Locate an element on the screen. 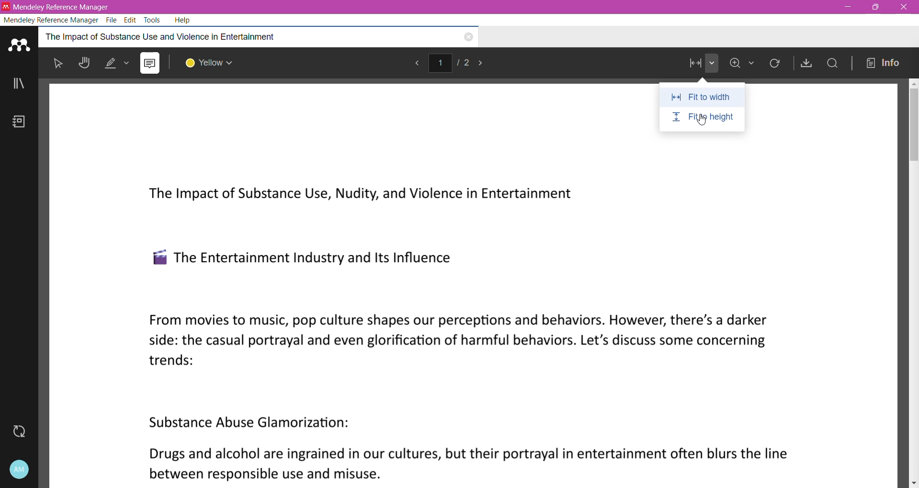   is located at coordinates (87, 64).